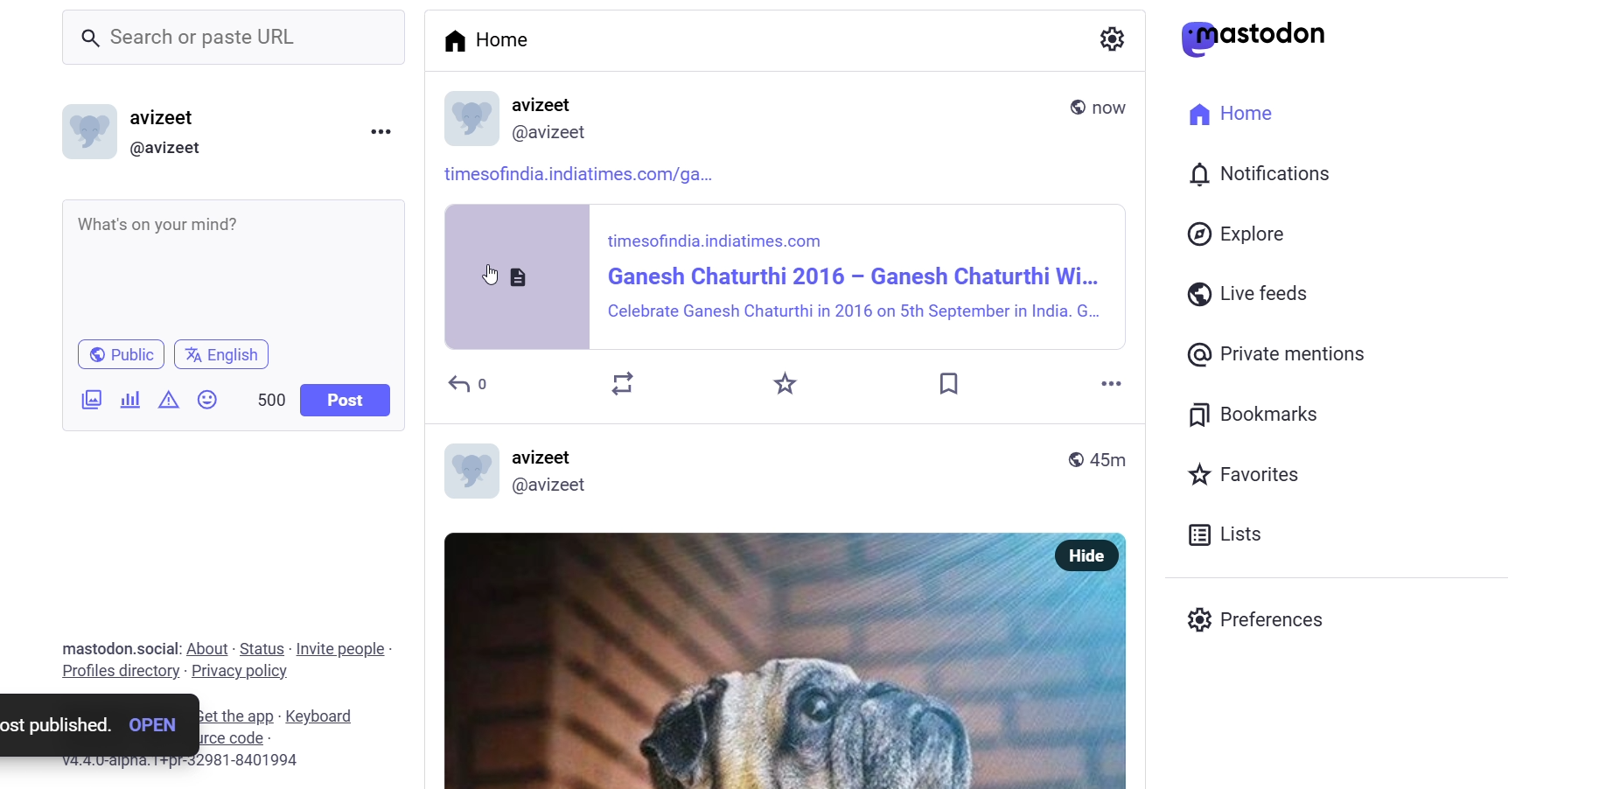  Describe the element at coordinates (469, 119) in the screenshot. I see `display picture` at that location.